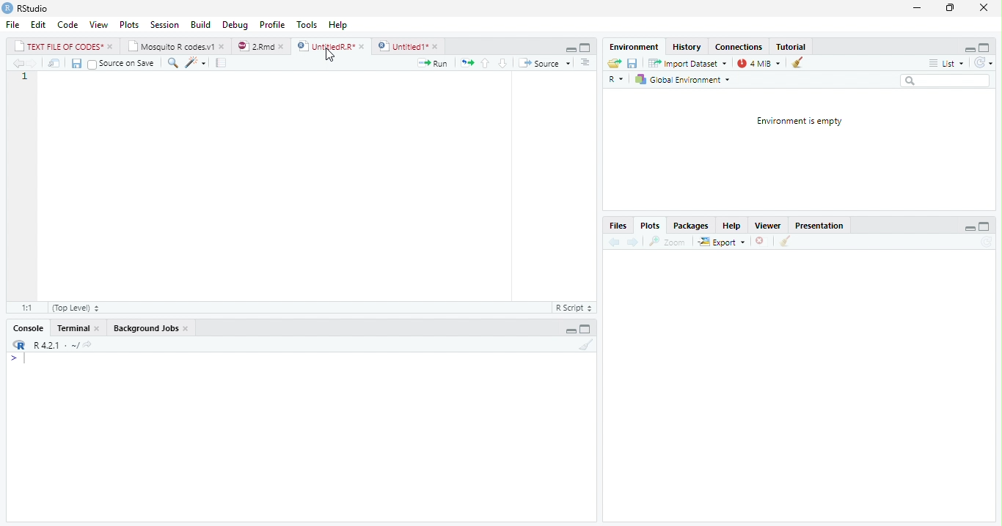 This screenshot has width=1002, height=526. What do you see at coordinates (615, 78) in the screenshot?
I see `R` at bounding box center [615, 78].